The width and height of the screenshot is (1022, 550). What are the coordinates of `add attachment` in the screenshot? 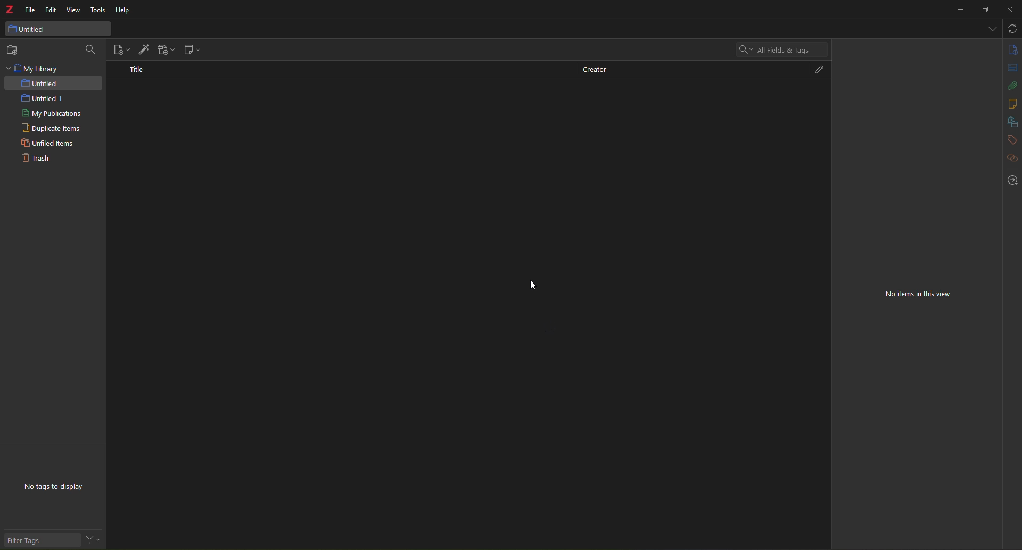 It's located at (164, 50).